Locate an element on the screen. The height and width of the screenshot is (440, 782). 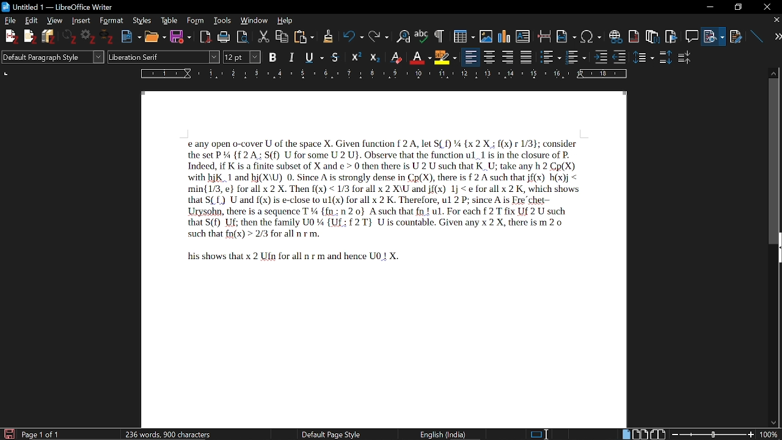
 is located at coordinates (357, 56).